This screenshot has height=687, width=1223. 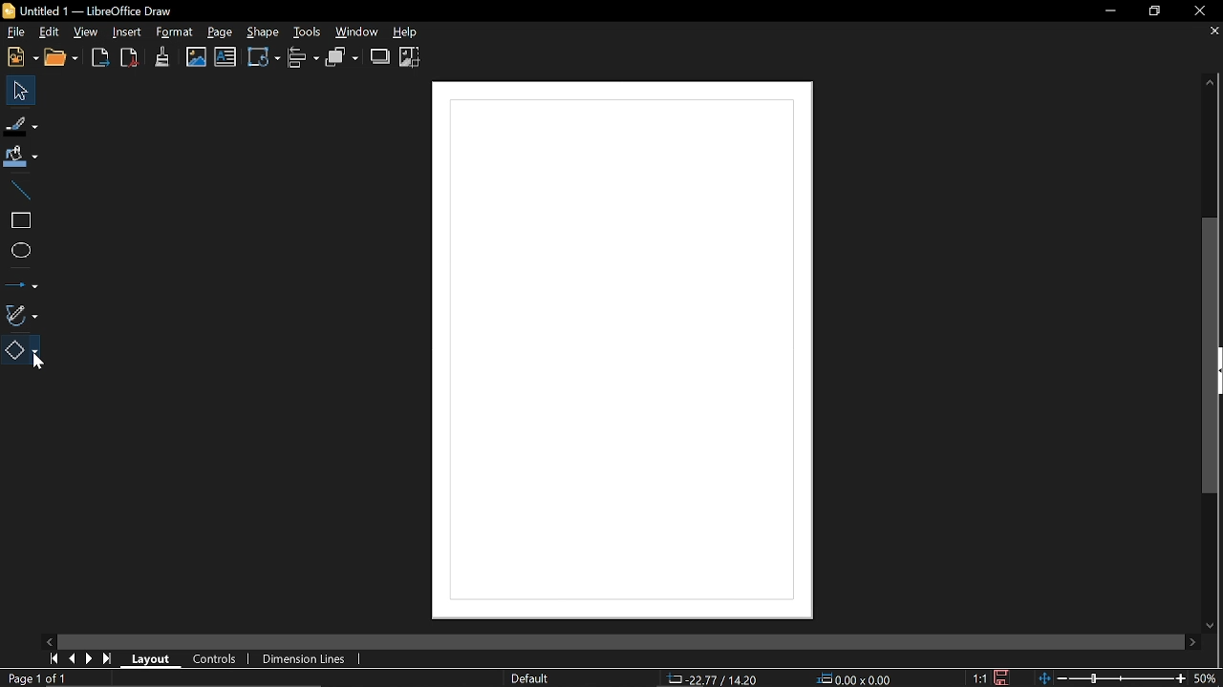 What do you see at coordinates (1207, 677) in the screenshot?
I see `Zoom` at bounding box center [1207, 677].